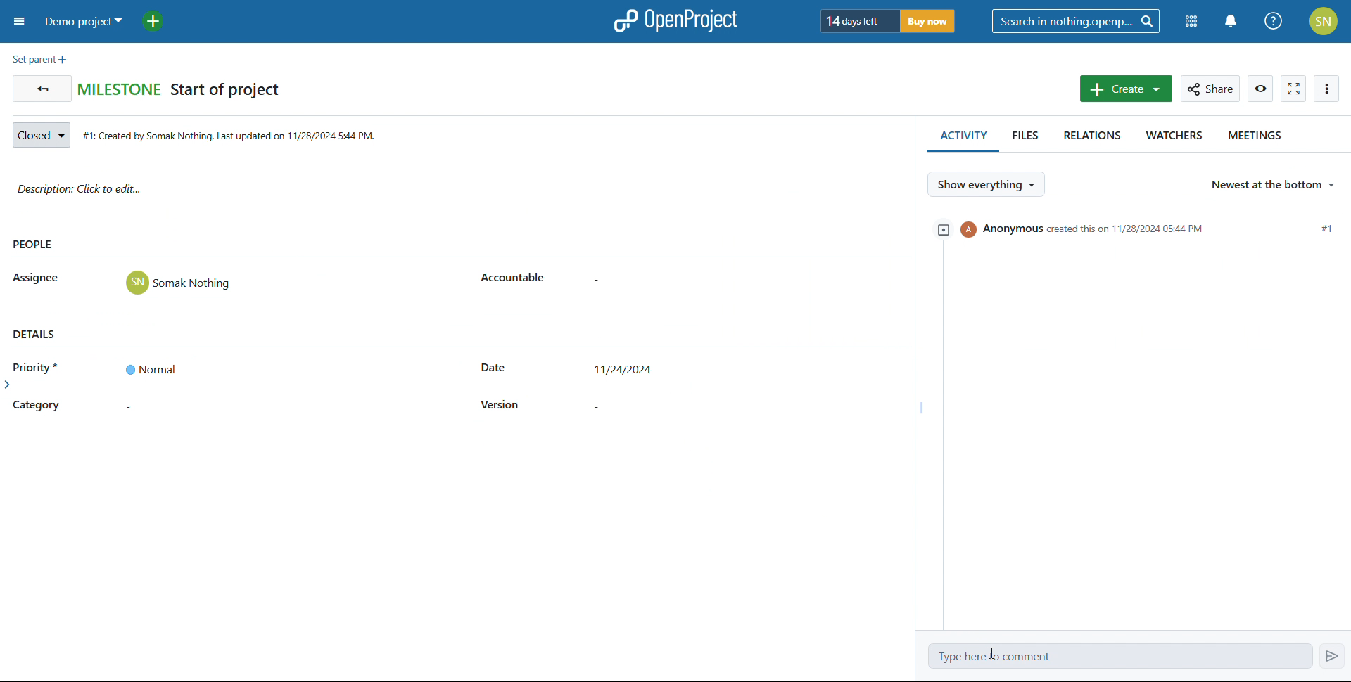 The height and width of the screenshot is (682, 1351). I want to click on start date, so click(493, 369).